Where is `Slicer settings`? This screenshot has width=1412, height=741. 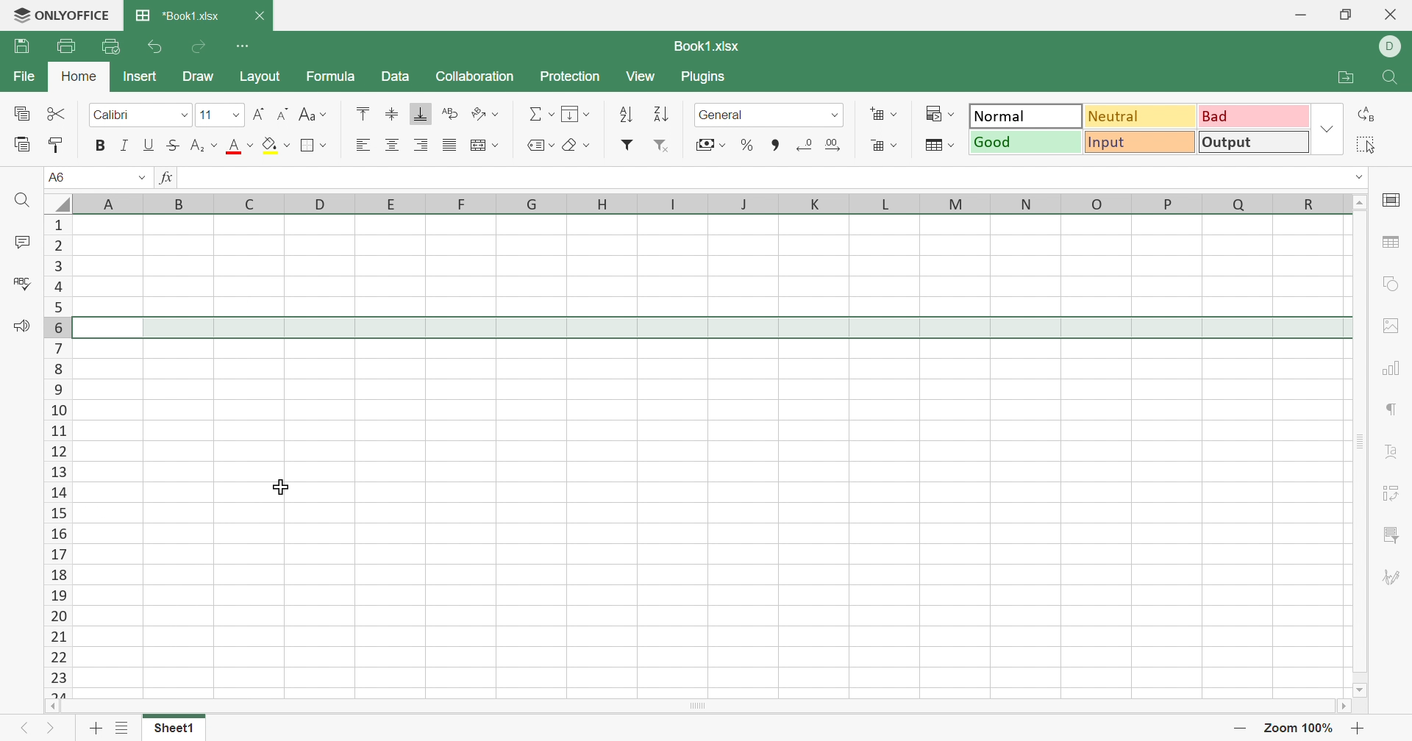 Slicer settings is located at coordinates (1389, 535).